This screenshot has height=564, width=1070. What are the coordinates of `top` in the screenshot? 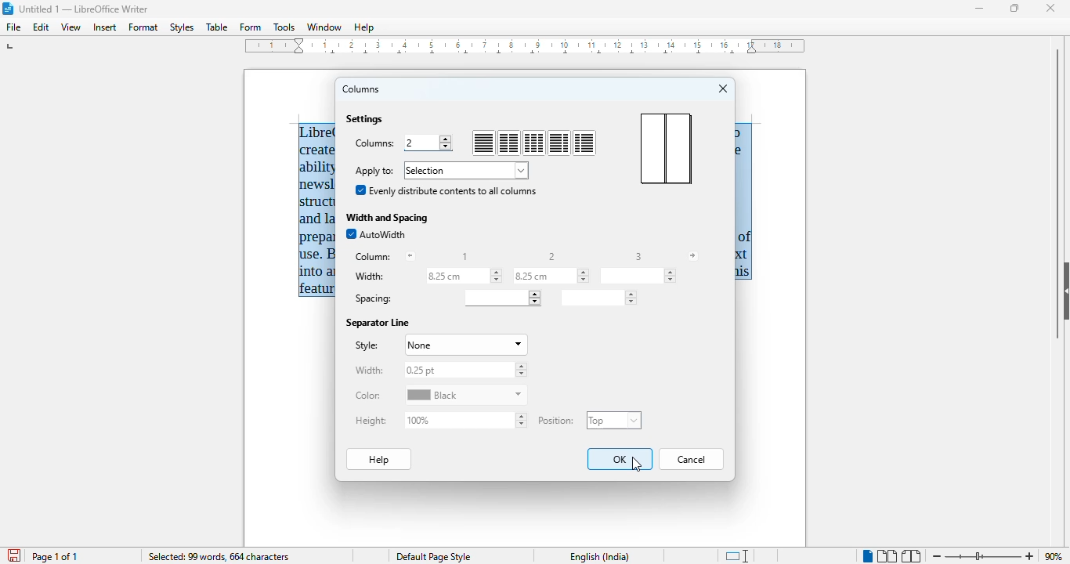 It's located at (614, 420).